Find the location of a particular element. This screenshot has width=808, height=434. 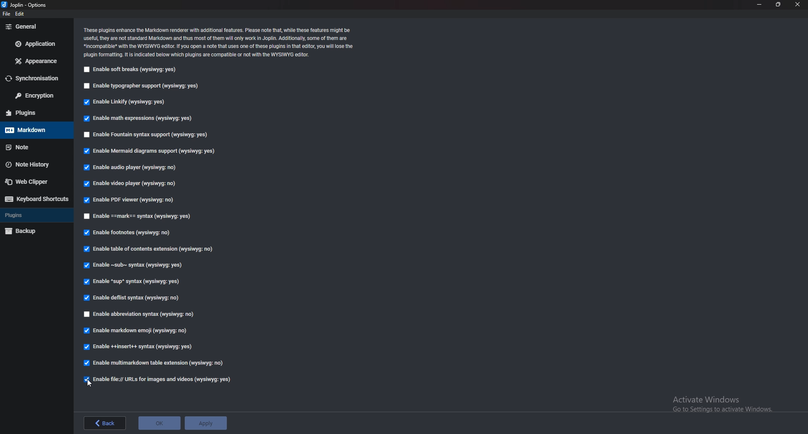

General is located at coordinates (35, 26).